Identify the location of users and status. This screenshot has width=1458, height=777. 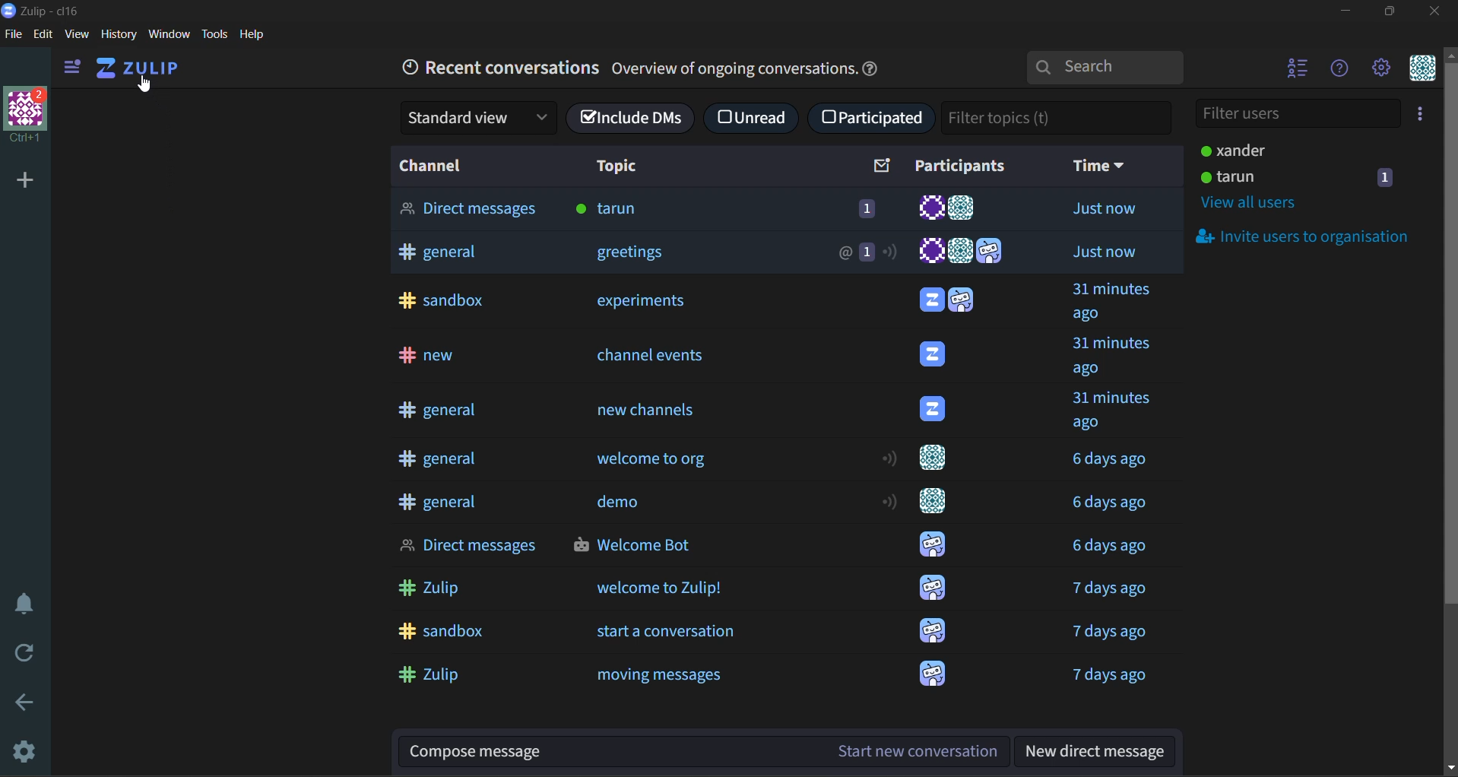
(1307, 179).